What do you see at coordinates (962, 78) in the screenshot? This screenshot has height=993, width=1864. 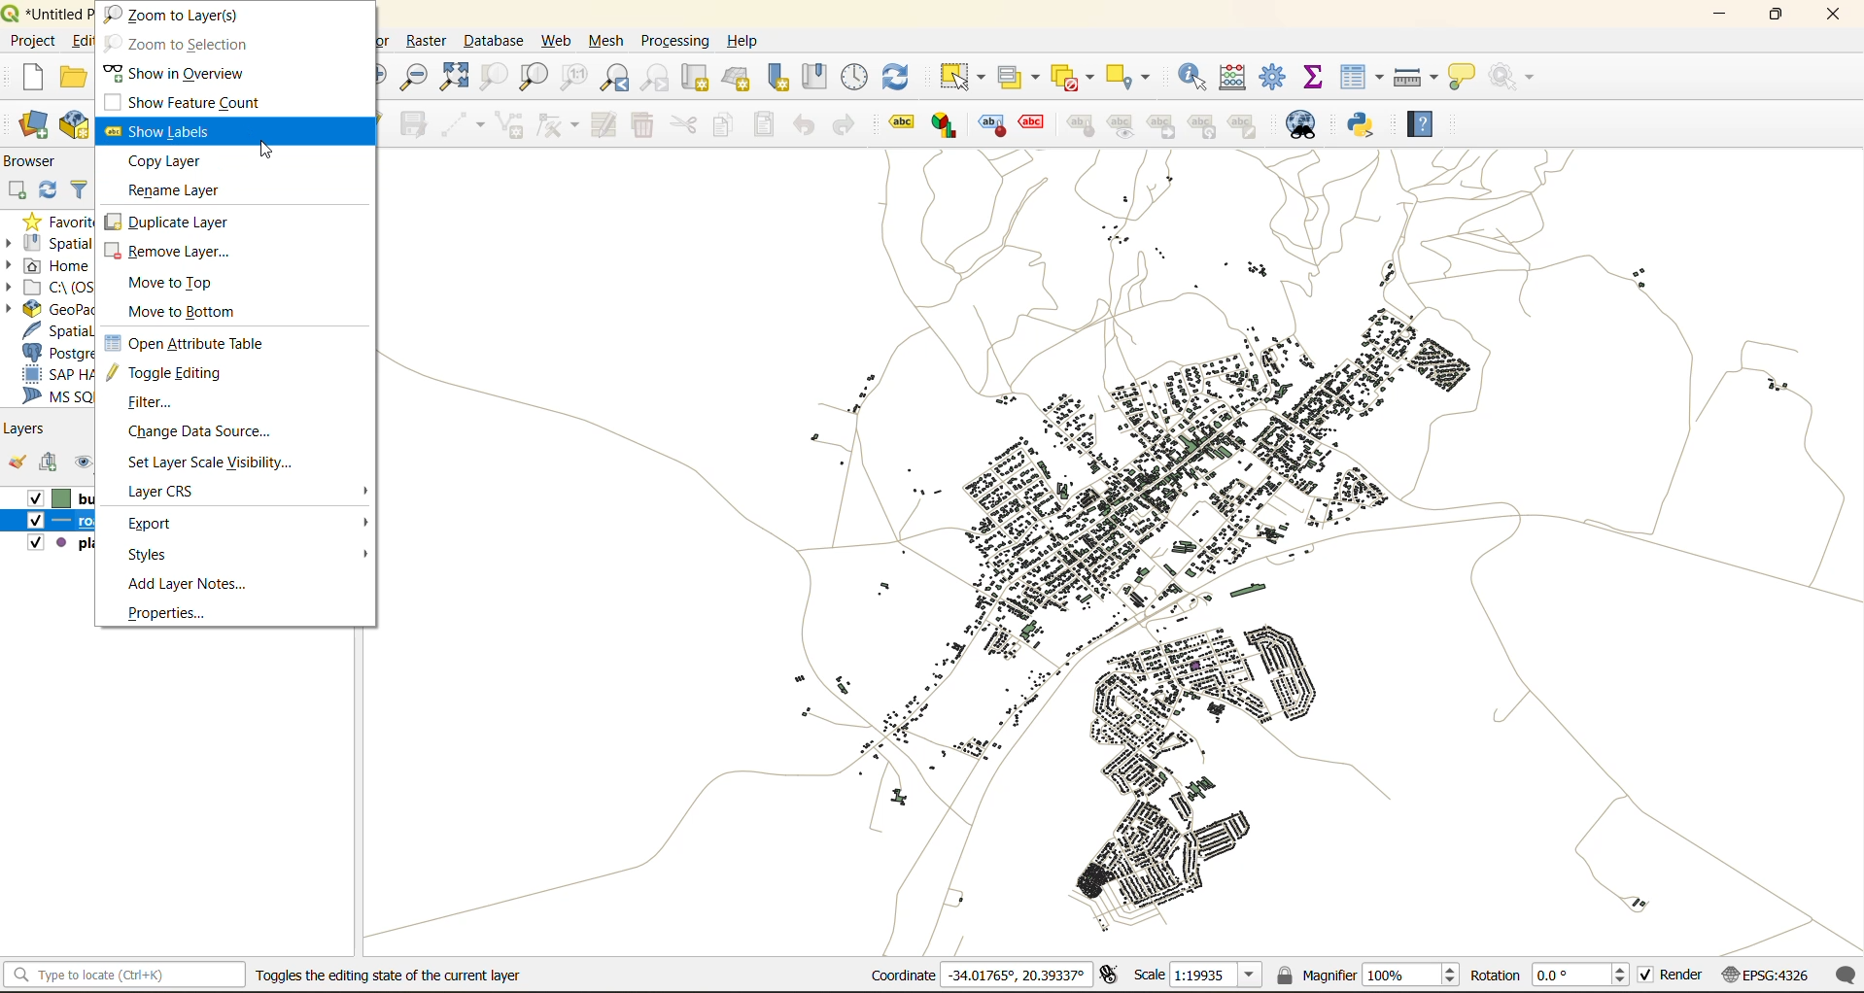 I see `select` at bounding box center [962, 78].